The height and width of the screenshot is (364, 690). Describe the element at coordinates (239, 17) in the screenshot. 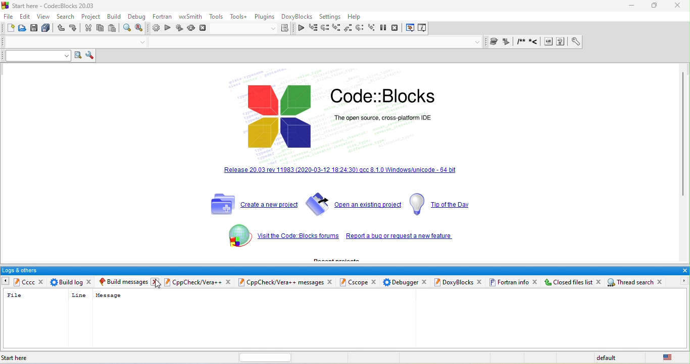

I see `tools+` at that location.